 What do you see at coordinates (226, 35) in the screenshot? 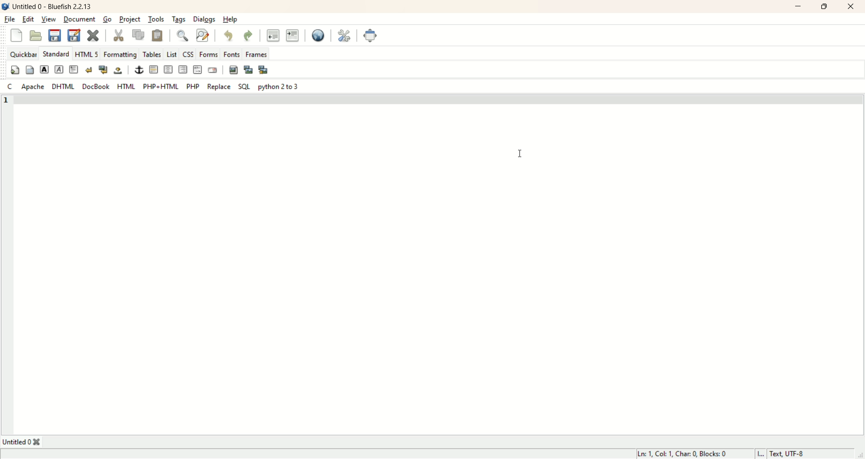
I see `undo` at bounding box center [226, 35].